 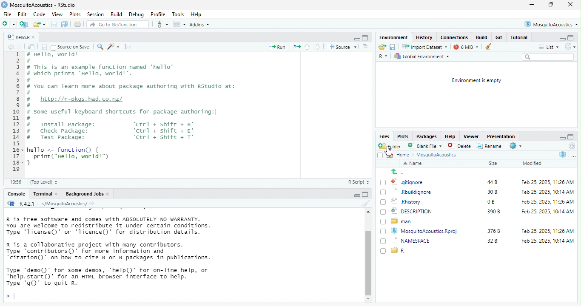 What do you see at coordinates (427, 231) in the screenshot?
I see ` MosquitoAcoustics.Rproj` at bounding box center [427, 231].